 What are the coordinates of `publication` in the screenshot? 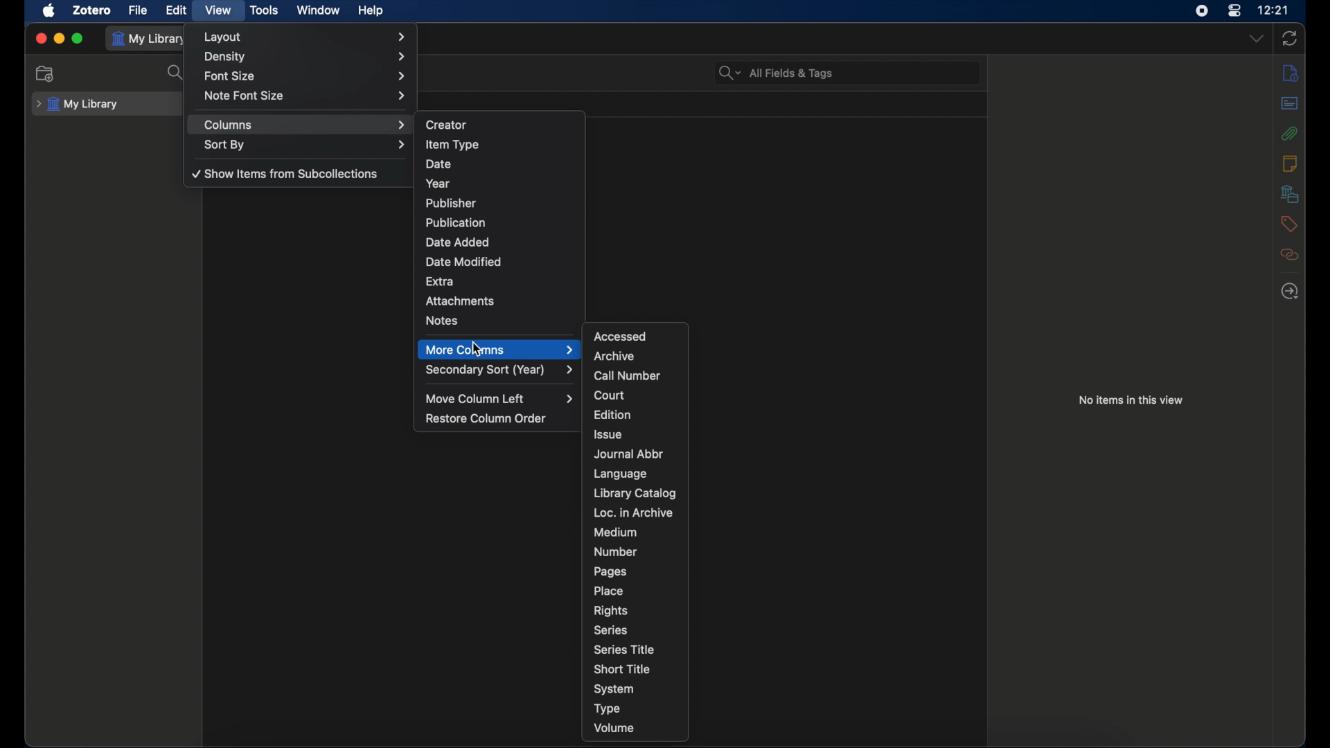 It's located at (454, 222).